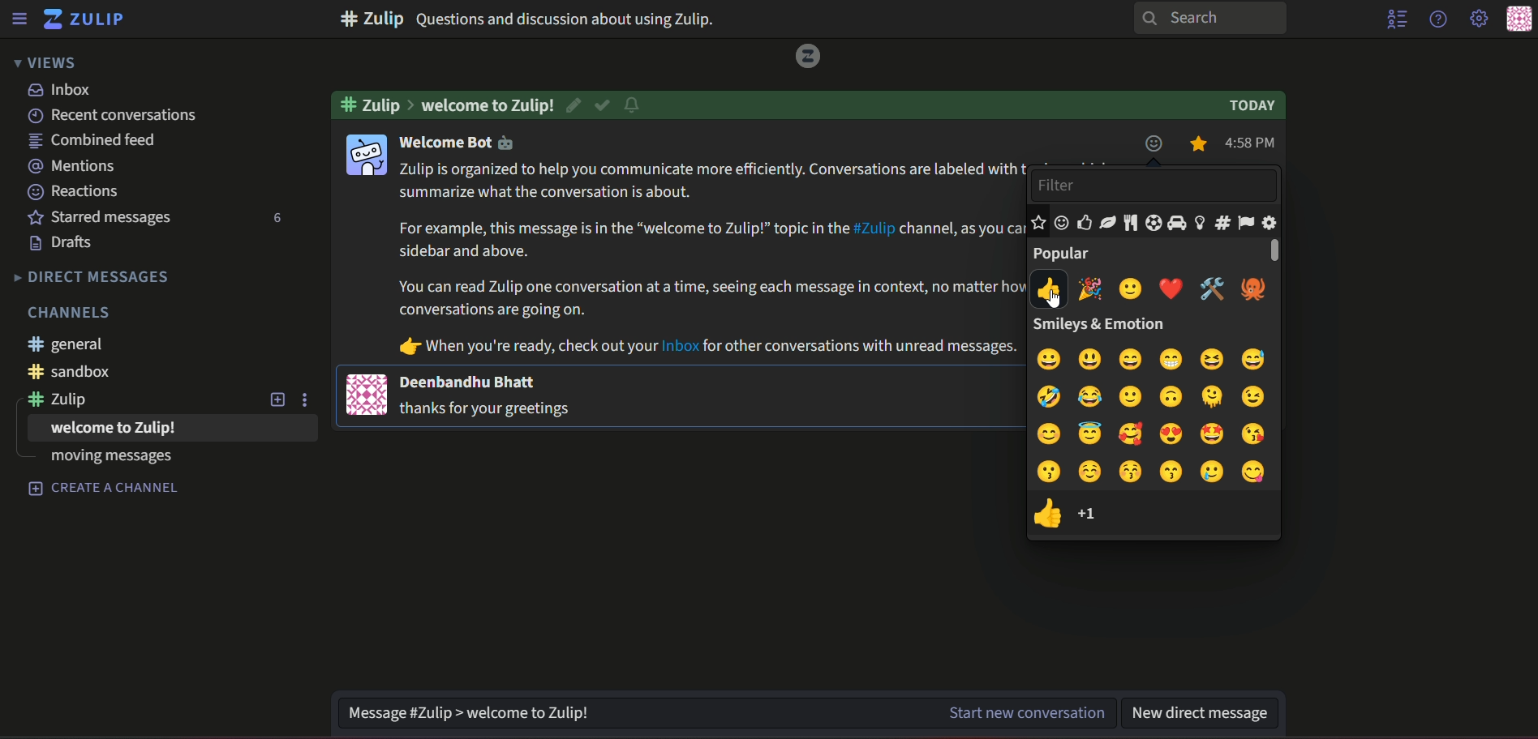  I want to click on Moving messages, so click(108, 458).